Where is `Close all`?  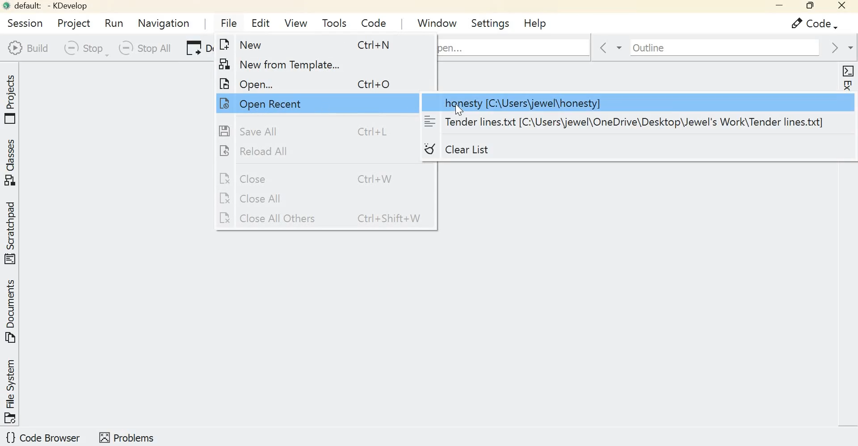
Close all is located at coordinates (311, 199).